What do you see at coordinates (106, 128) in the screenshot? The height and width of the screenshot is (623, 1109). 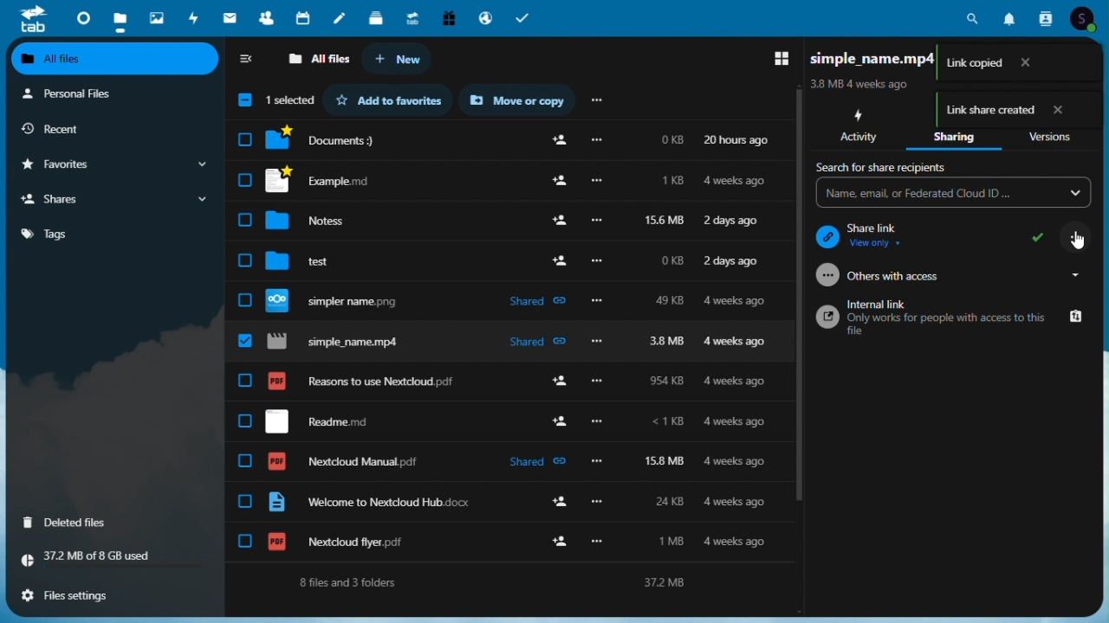 I see `recent` at bounding box center [106, 128].